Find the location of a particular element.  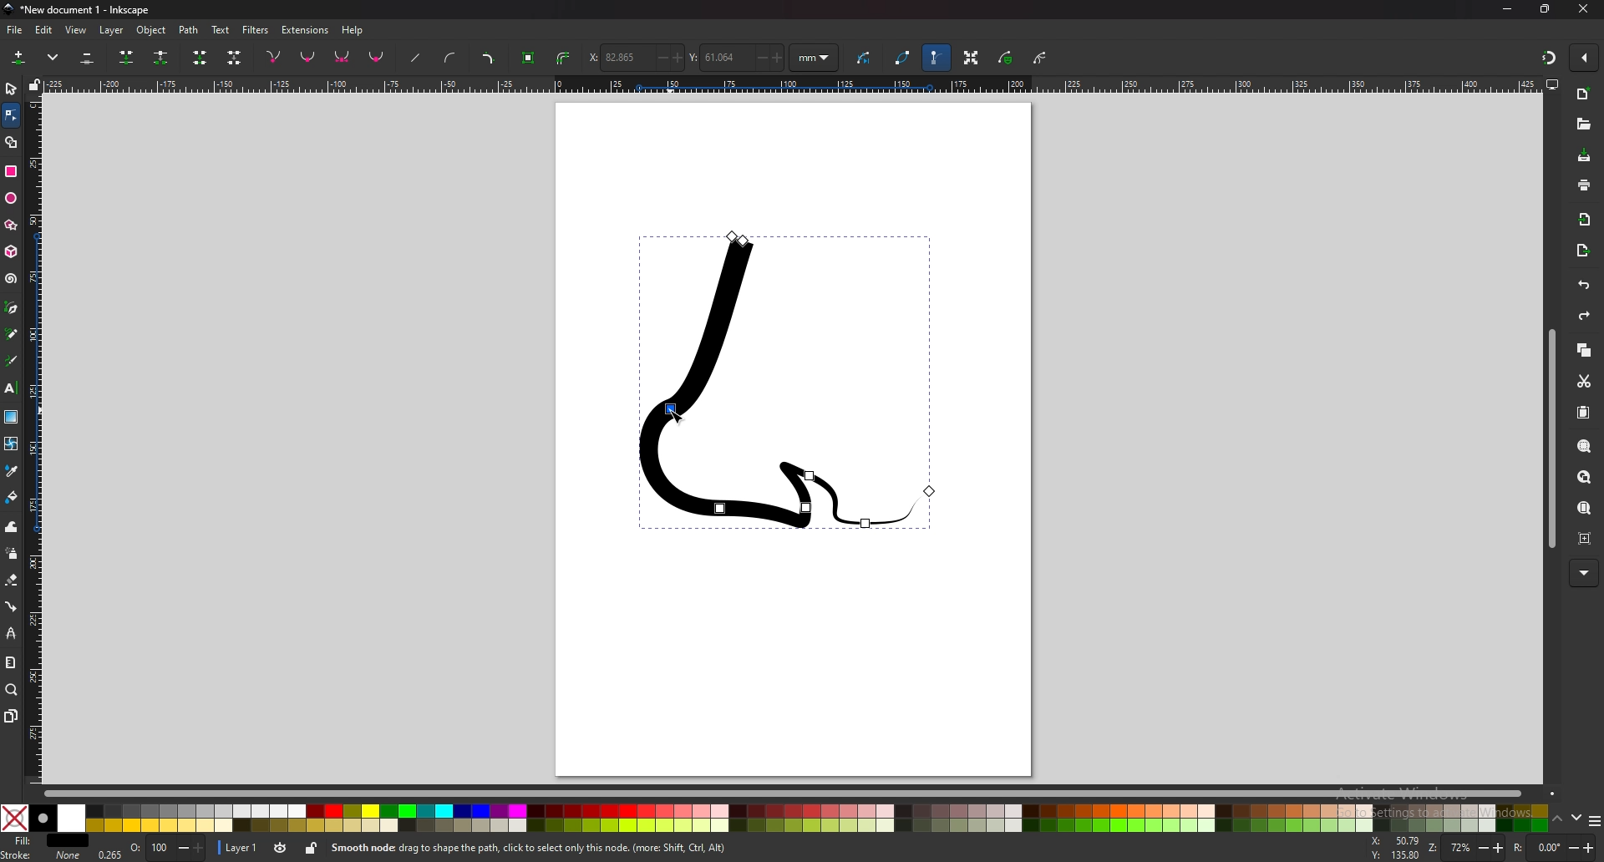

pencil is located at coordinates (12, 335).